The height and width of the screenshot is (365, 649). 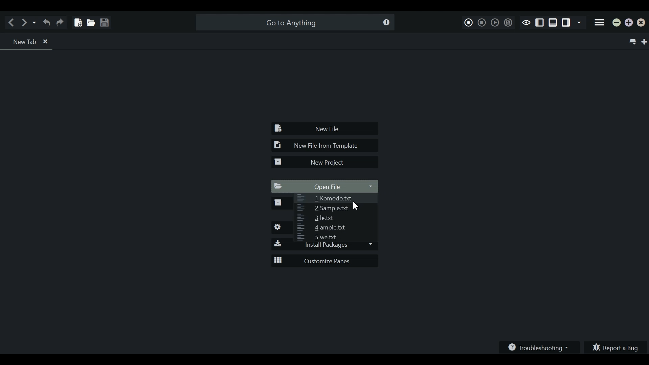 What do you see at coordinates (507, 23) in the screenshot?
I see `Save Macro to Toolbox as Superscript` at bounding box center [507, 23].